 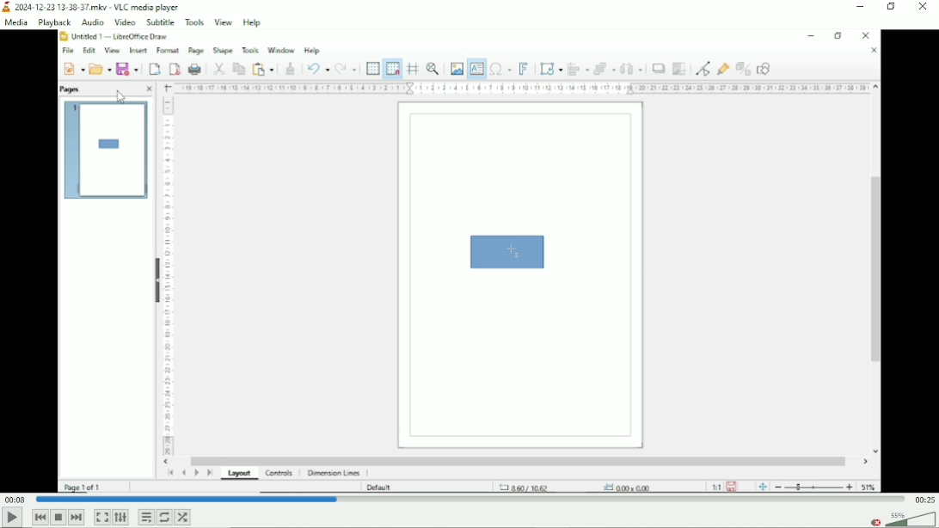 What do you see at coordinates (470, 263) in the screenshot?
I see `Video` at bounding box center [470, 263].